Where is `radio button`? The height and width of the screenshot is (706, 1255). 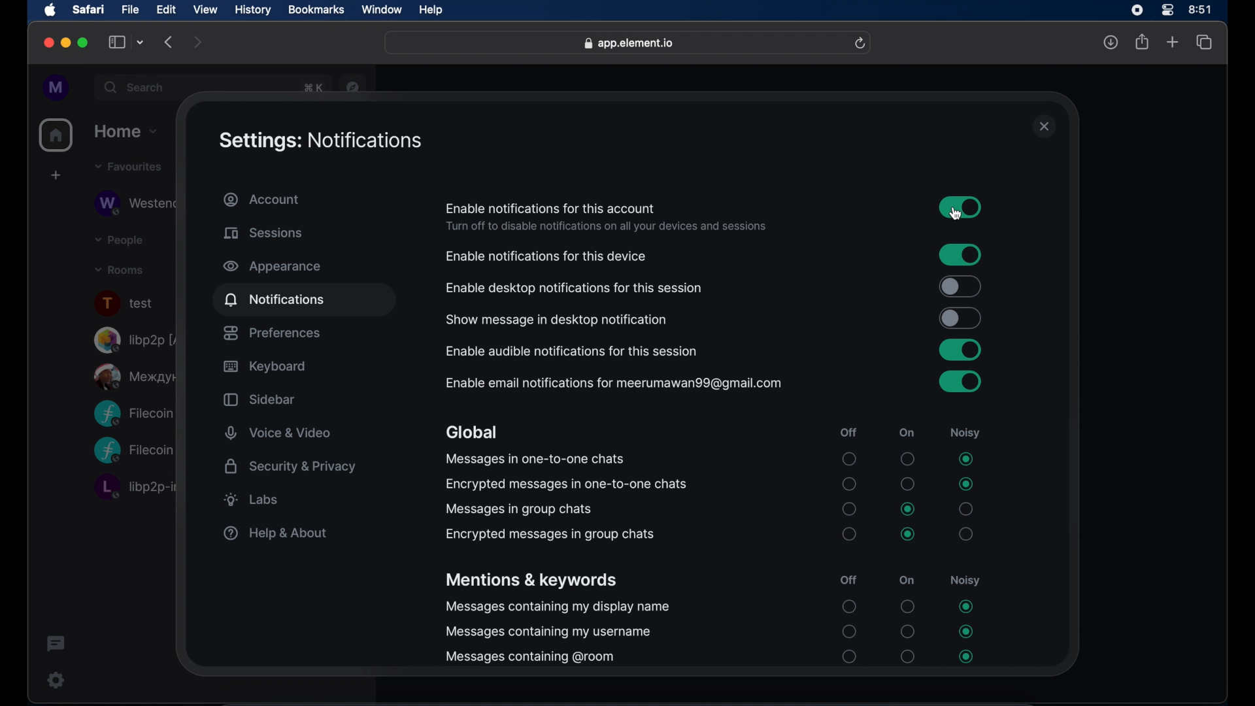 radio button is located at coordinates (966, 607).